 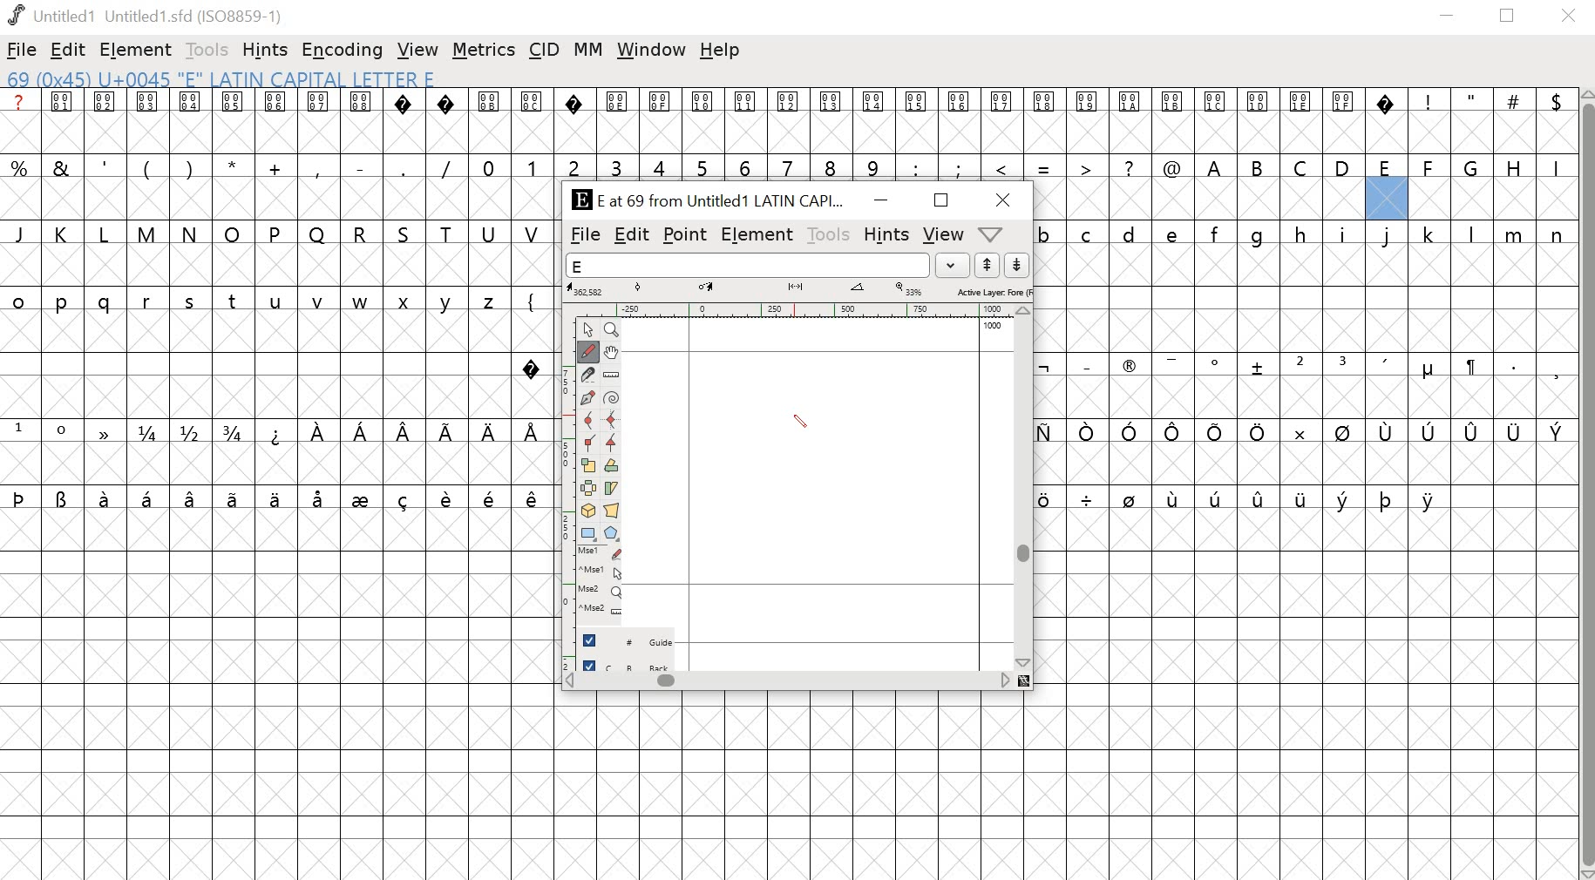 I want to click on PEN, so click(x=804, y=423).